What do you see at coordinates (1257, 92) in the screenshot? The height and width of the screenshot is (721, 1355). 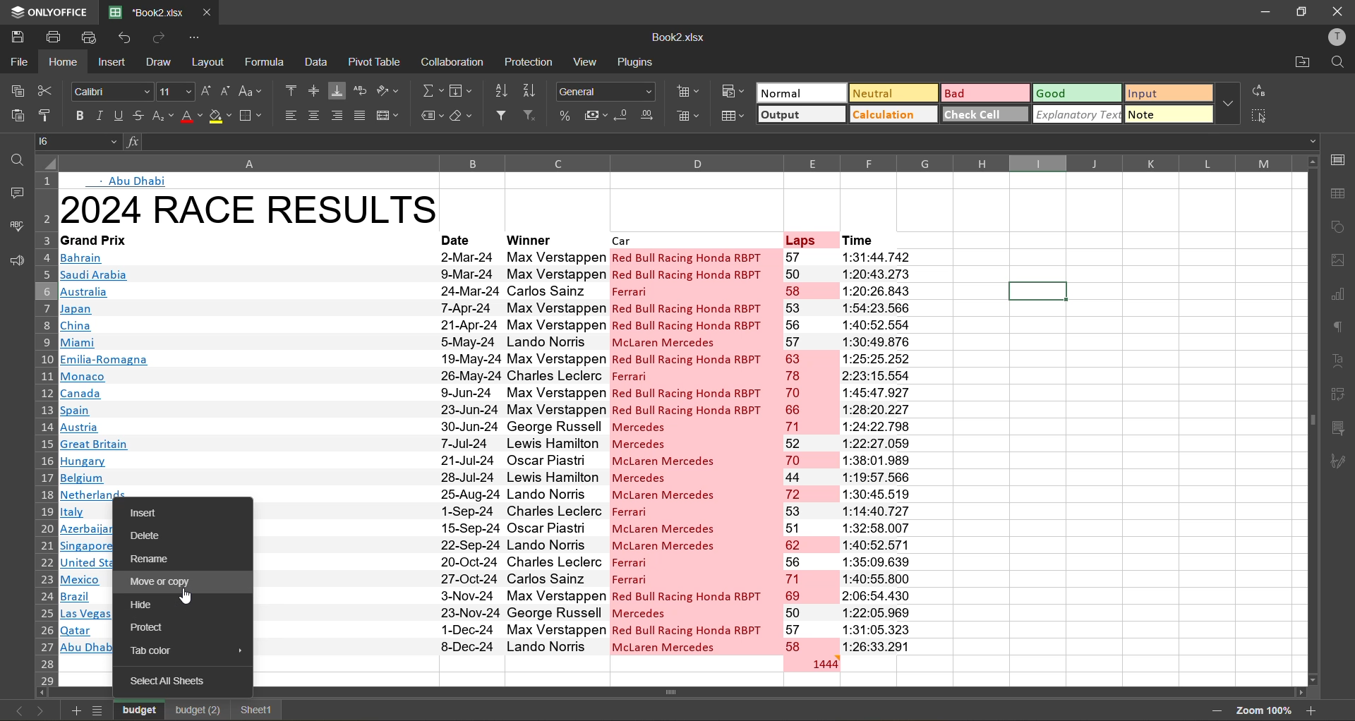 I see `replace` at bounding box center [1257, 92].